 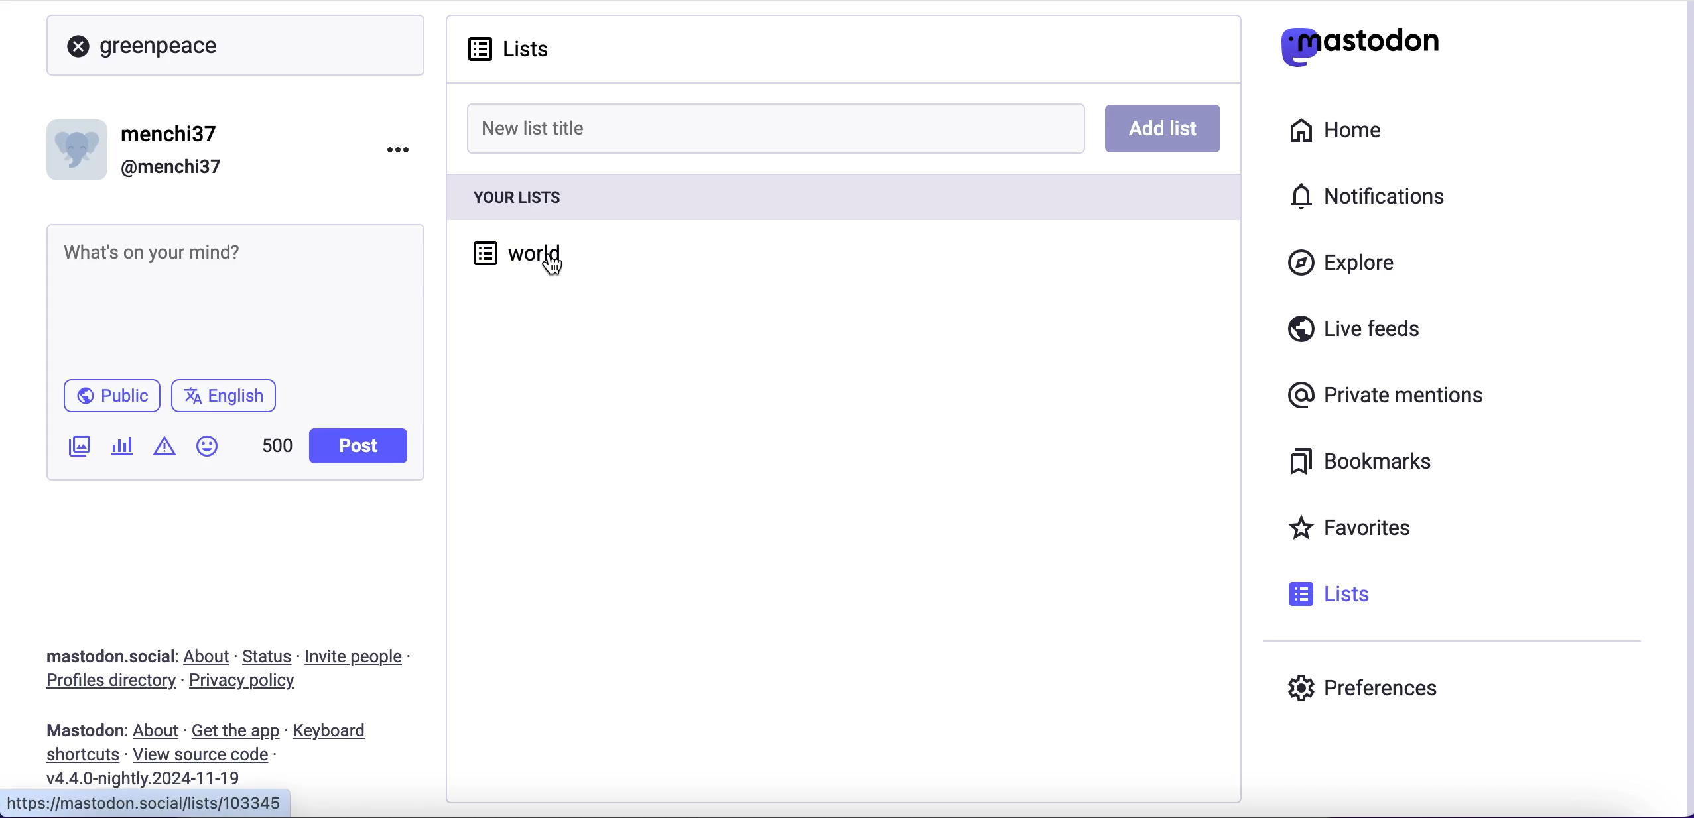 I want to click on bookmarks, so click(x=1365, y=462).